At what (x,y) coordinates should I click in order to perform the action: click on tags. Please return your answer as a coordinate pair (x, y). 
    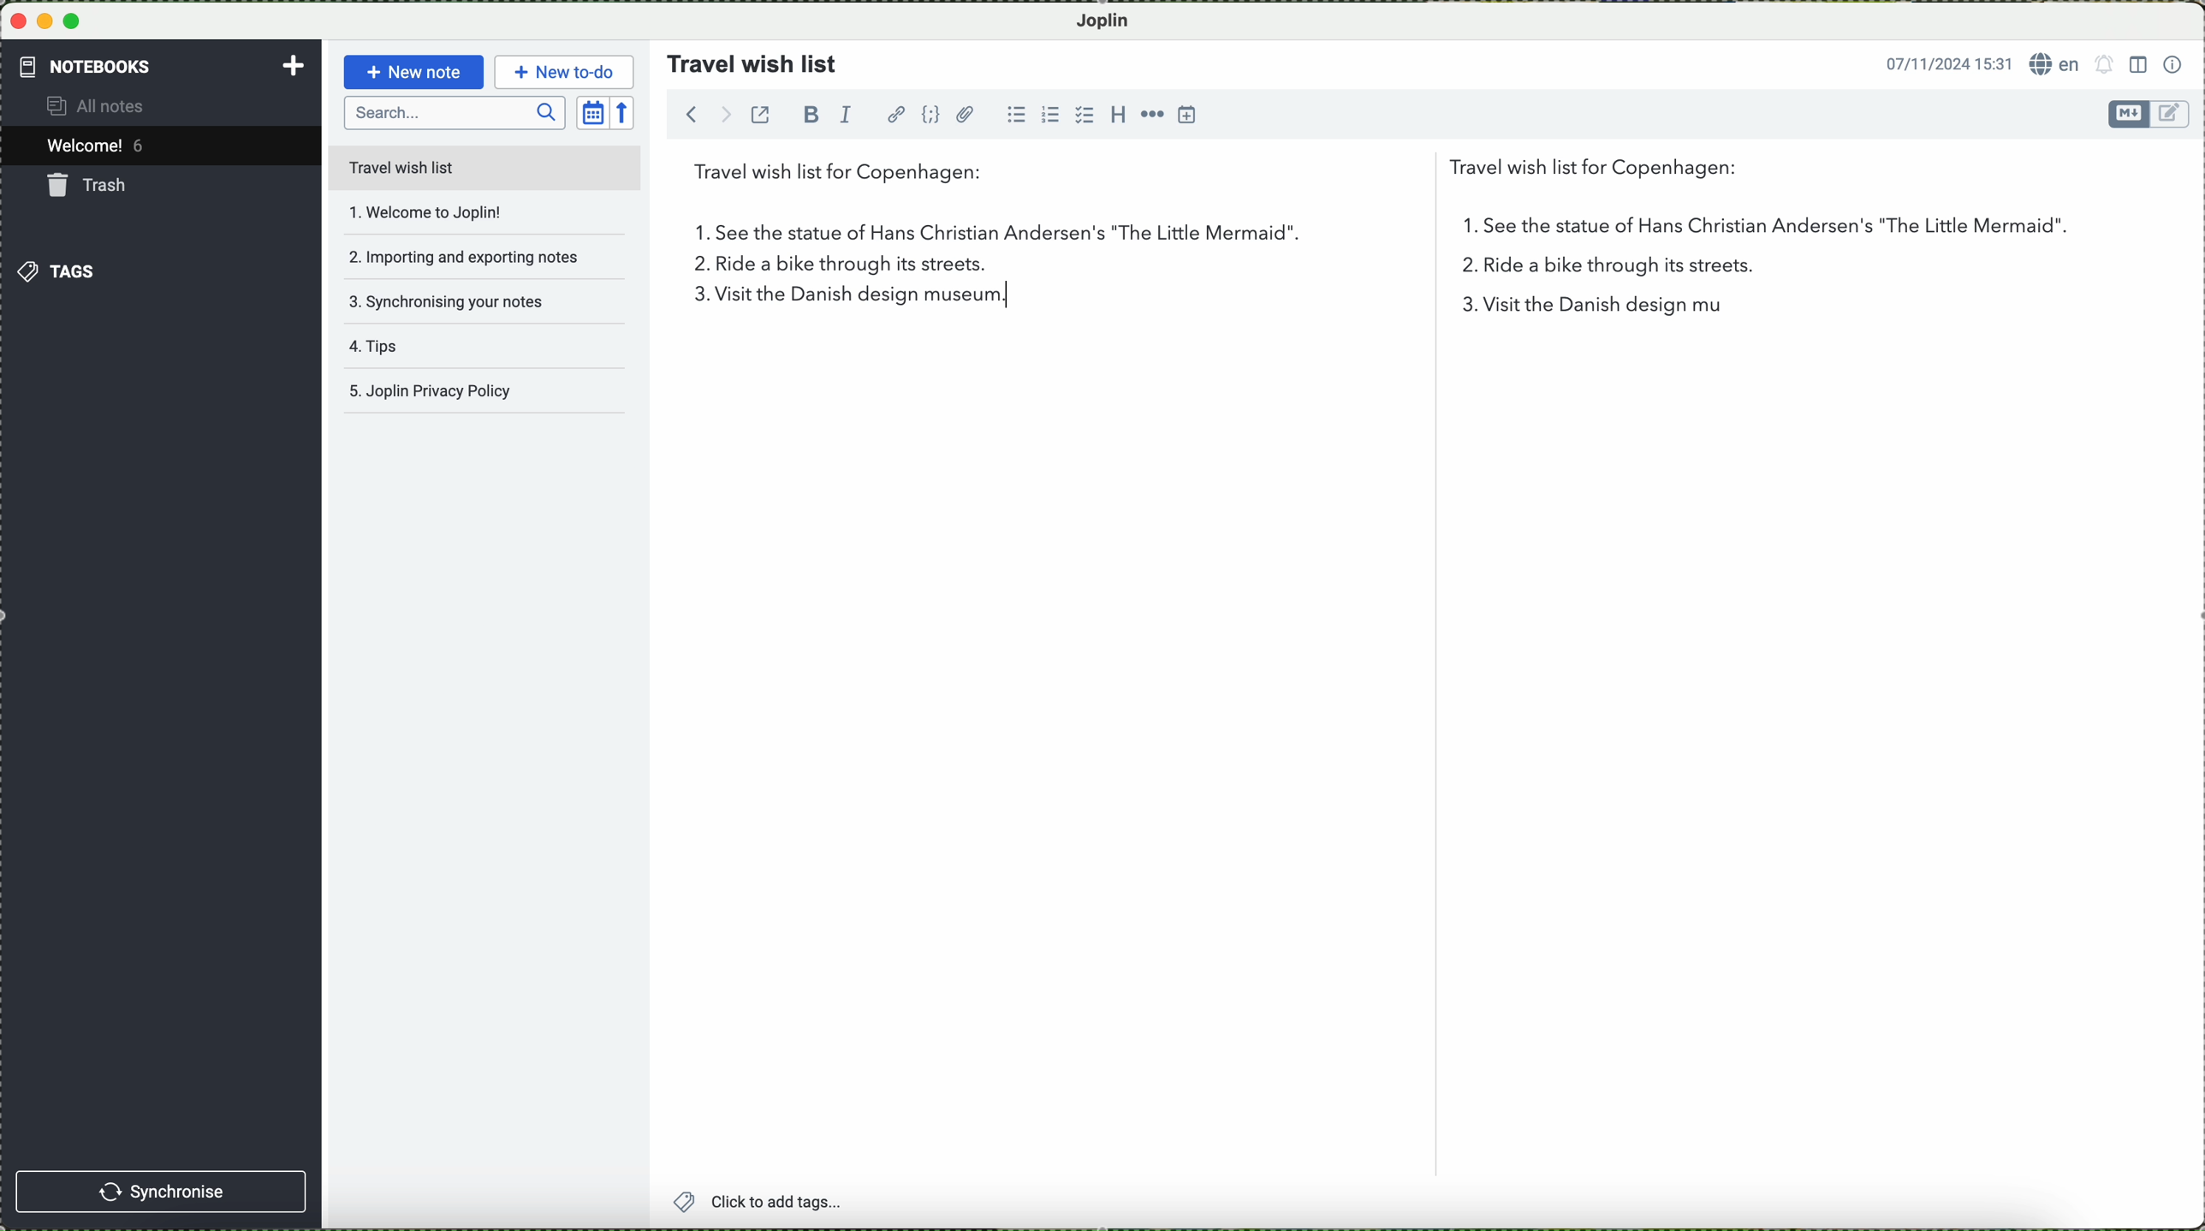
    Looking at the image, I should click on (59, 271).